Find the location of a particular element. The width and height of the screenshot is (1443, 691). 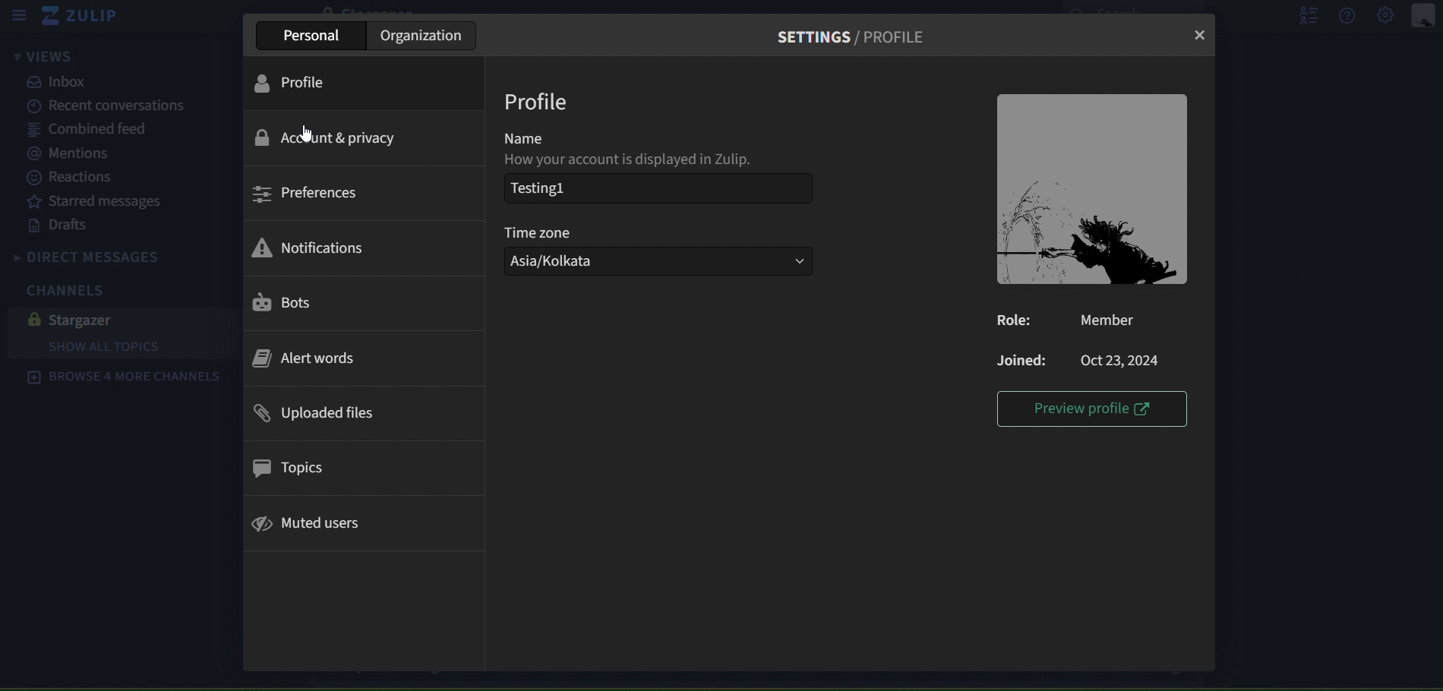

preview profile is located at coordinates (1096, 409).